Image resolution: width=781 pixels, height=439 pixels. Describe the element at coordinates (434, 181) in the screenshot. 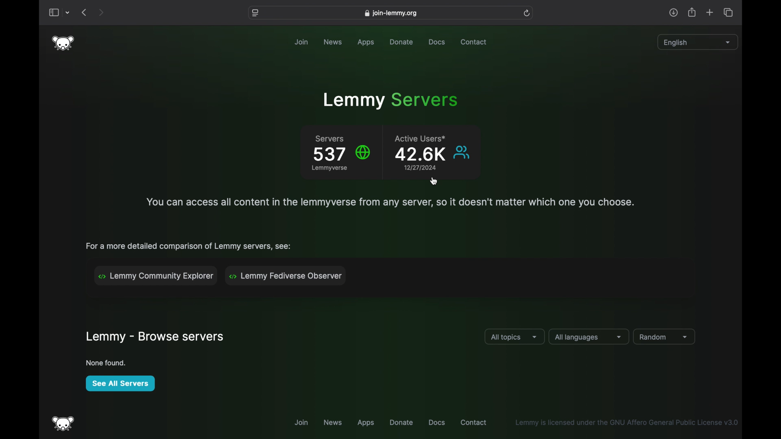

I see `cursor` at that location.